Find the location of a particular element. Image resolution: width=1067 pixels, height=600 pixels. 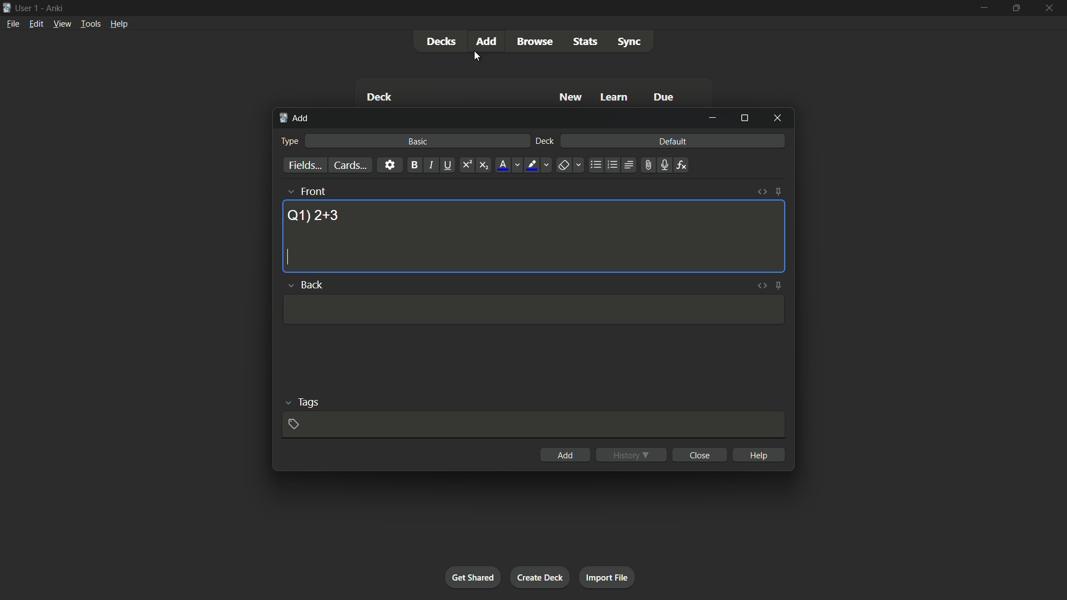

app name is located at coordinates (54, 7).